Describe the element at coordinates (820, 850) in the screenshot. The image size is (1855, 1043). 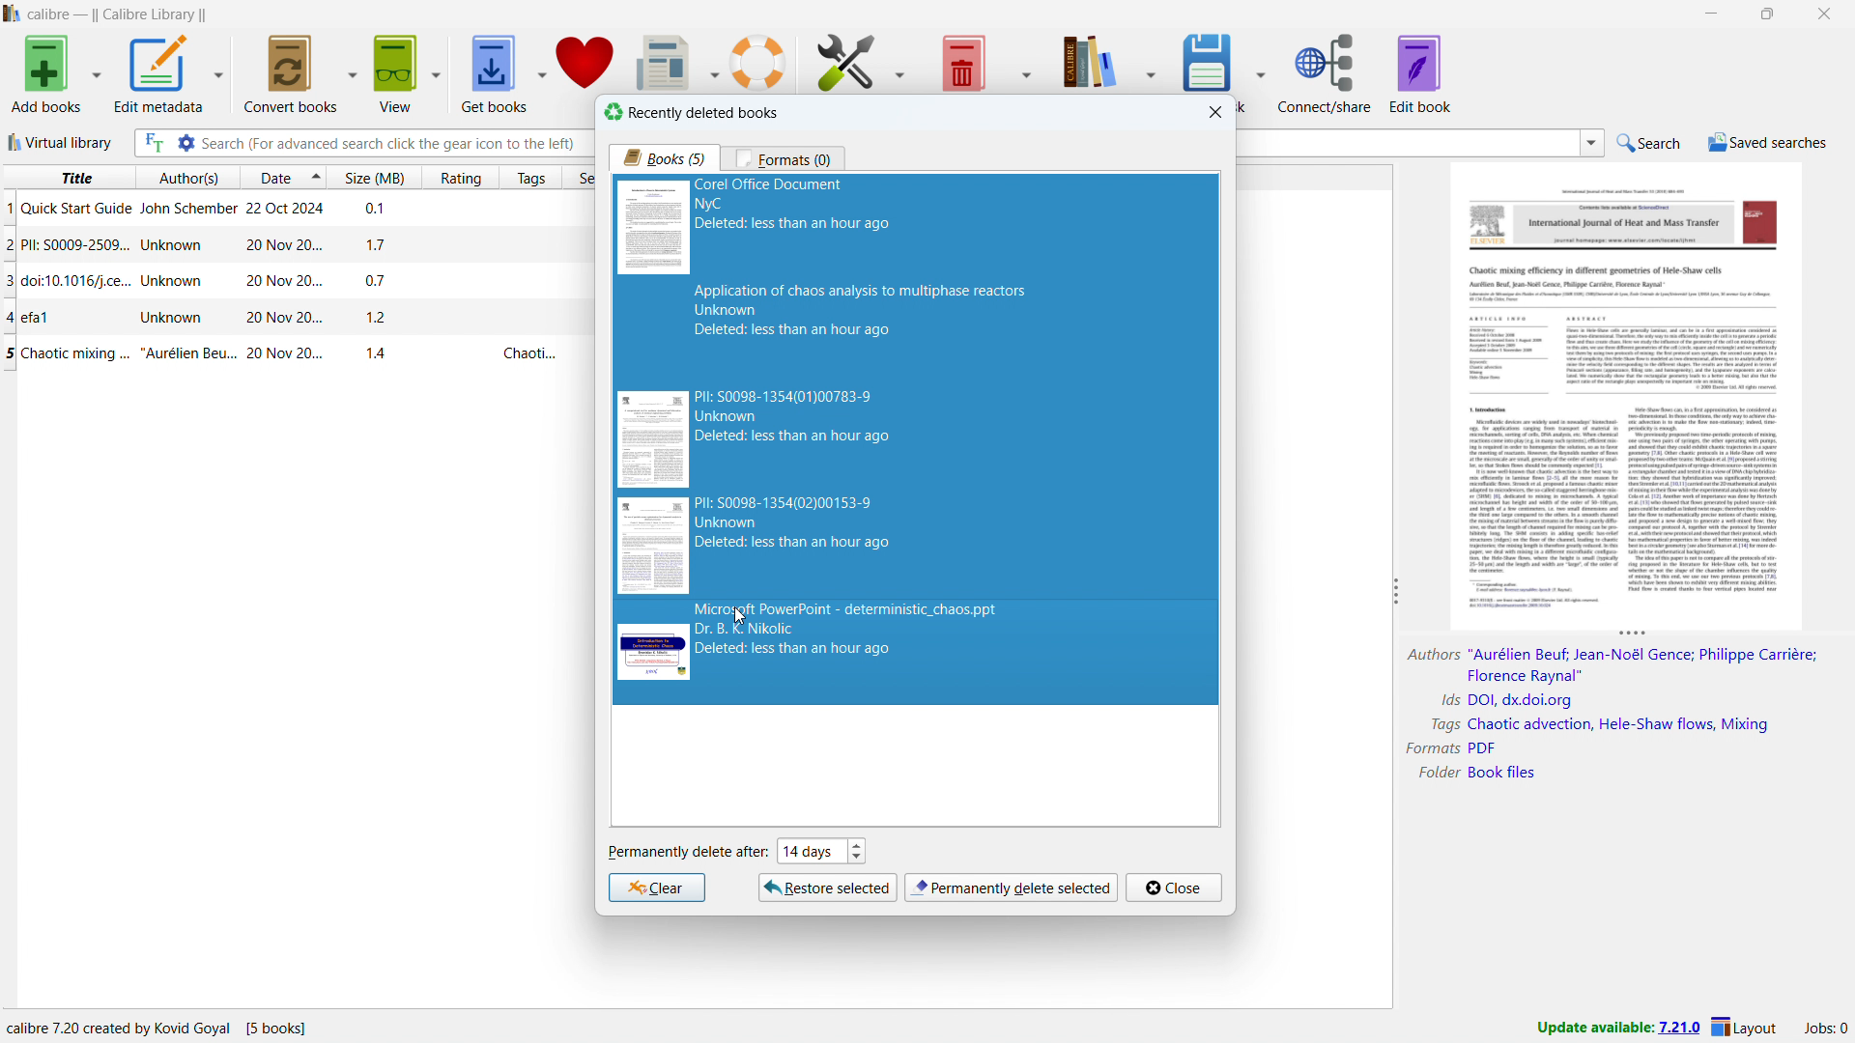
I see `set when to permanently delete` at that location.